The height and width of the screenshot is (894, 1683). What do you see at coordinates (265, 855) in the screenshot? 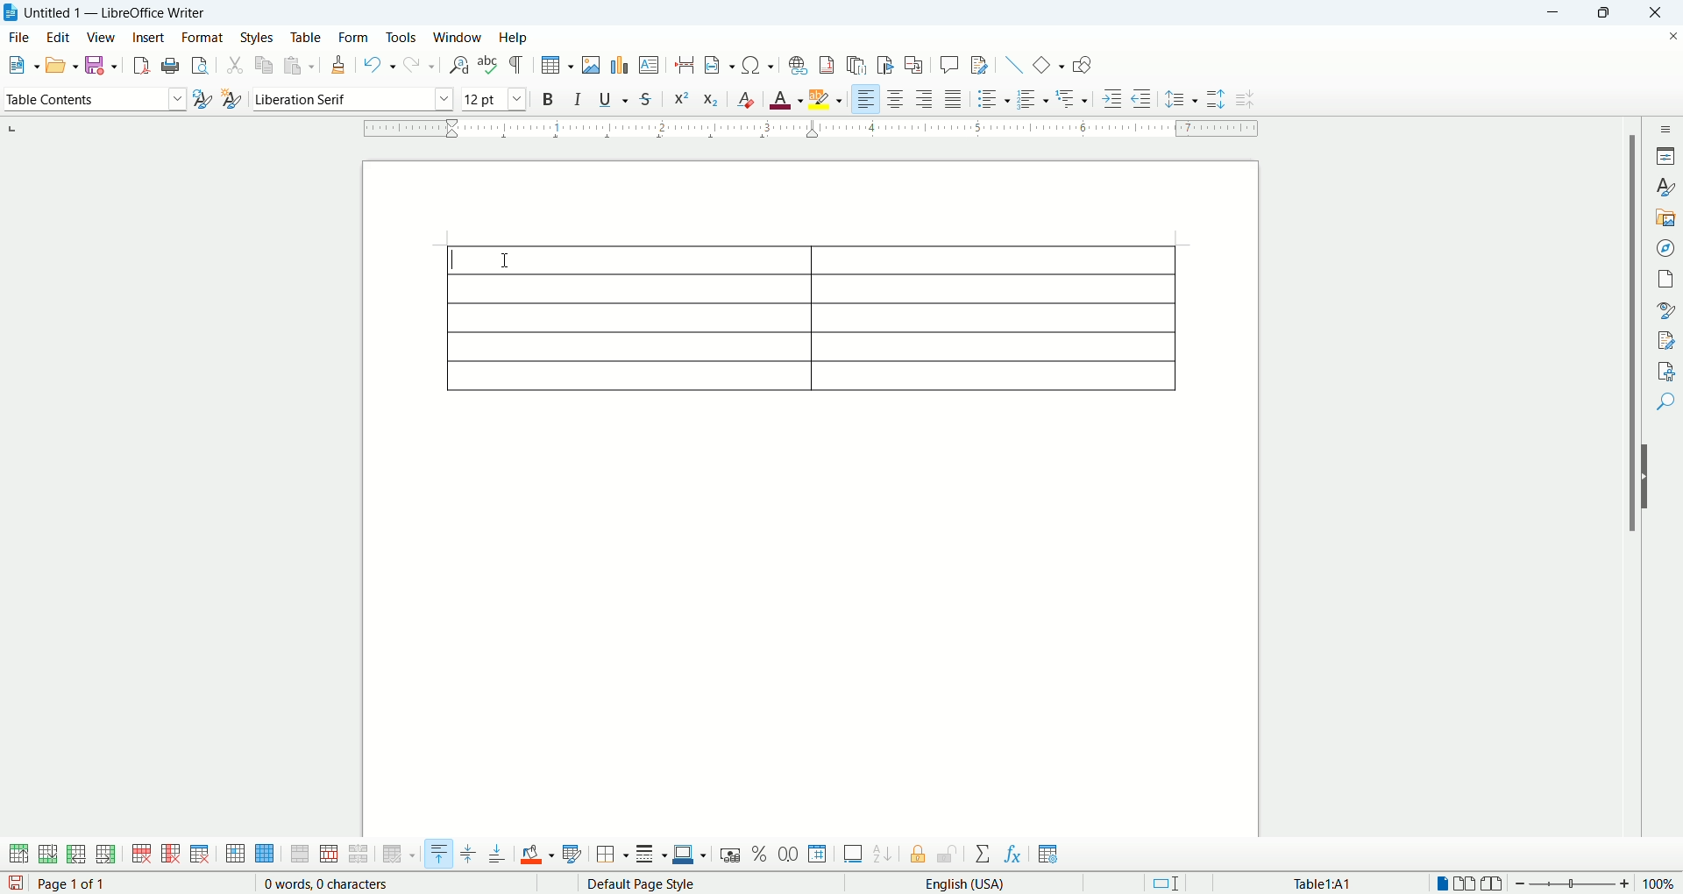
I see `select table` at bounding box center [265, 855].